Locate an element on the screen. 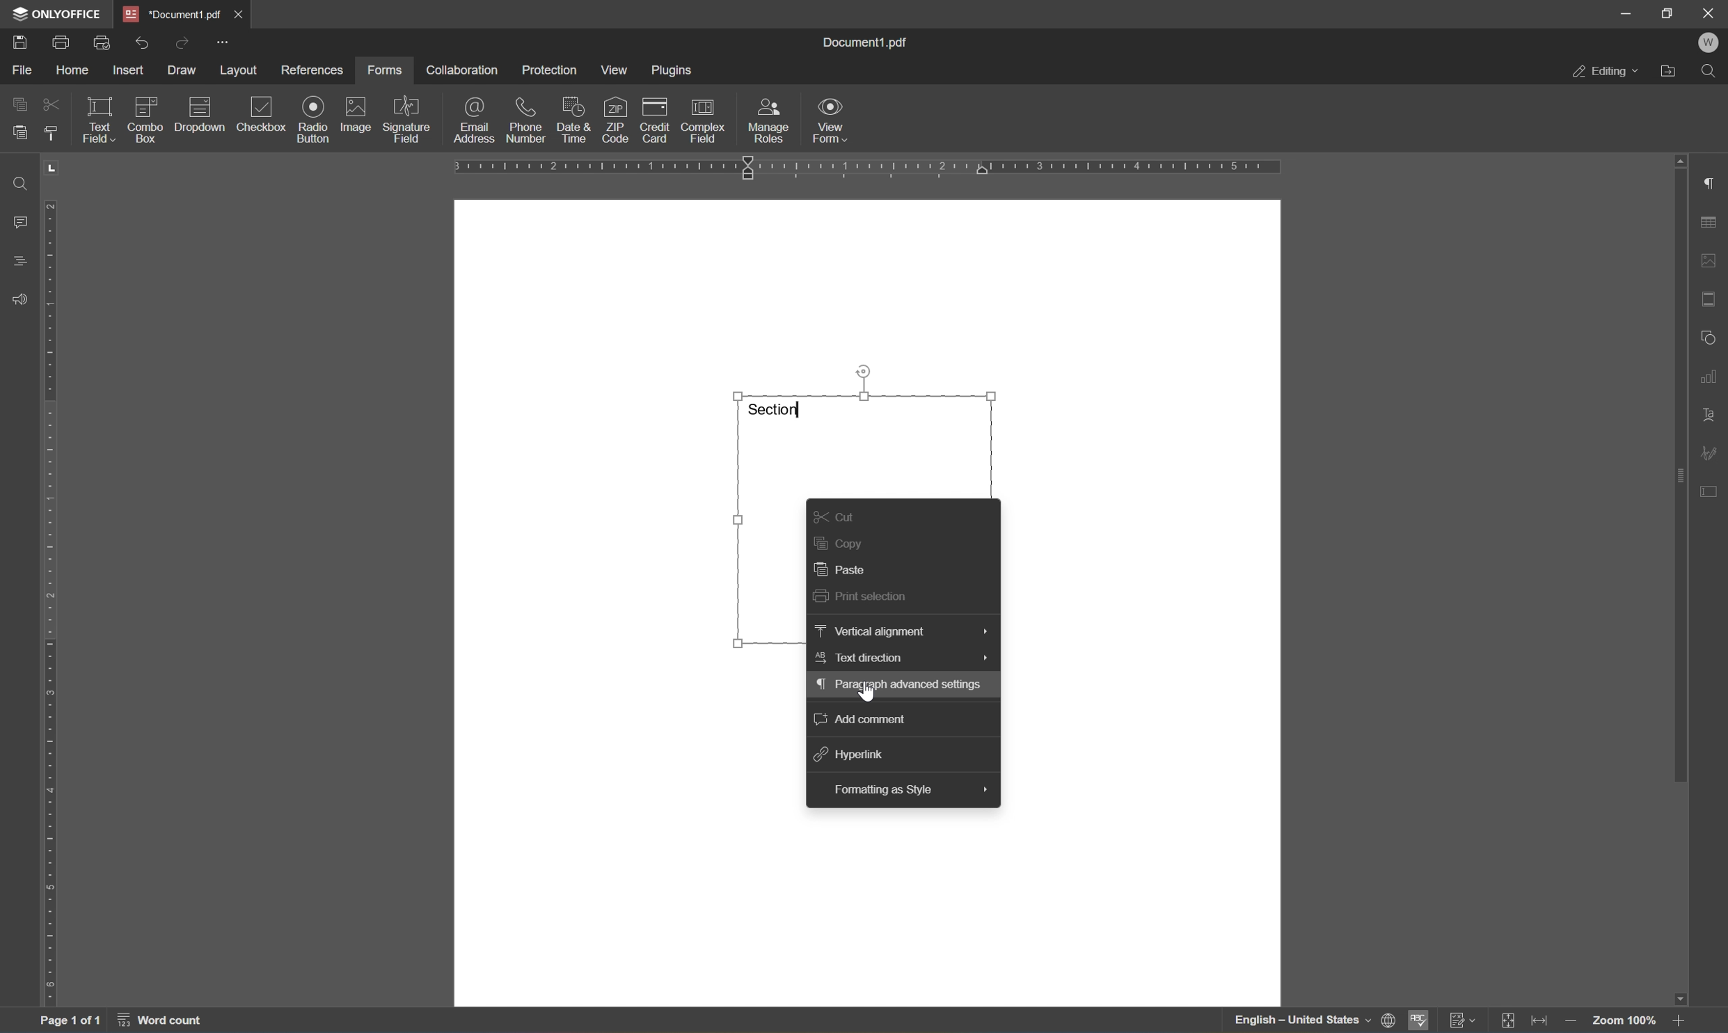  add comment is located at coordinates (861, 716).